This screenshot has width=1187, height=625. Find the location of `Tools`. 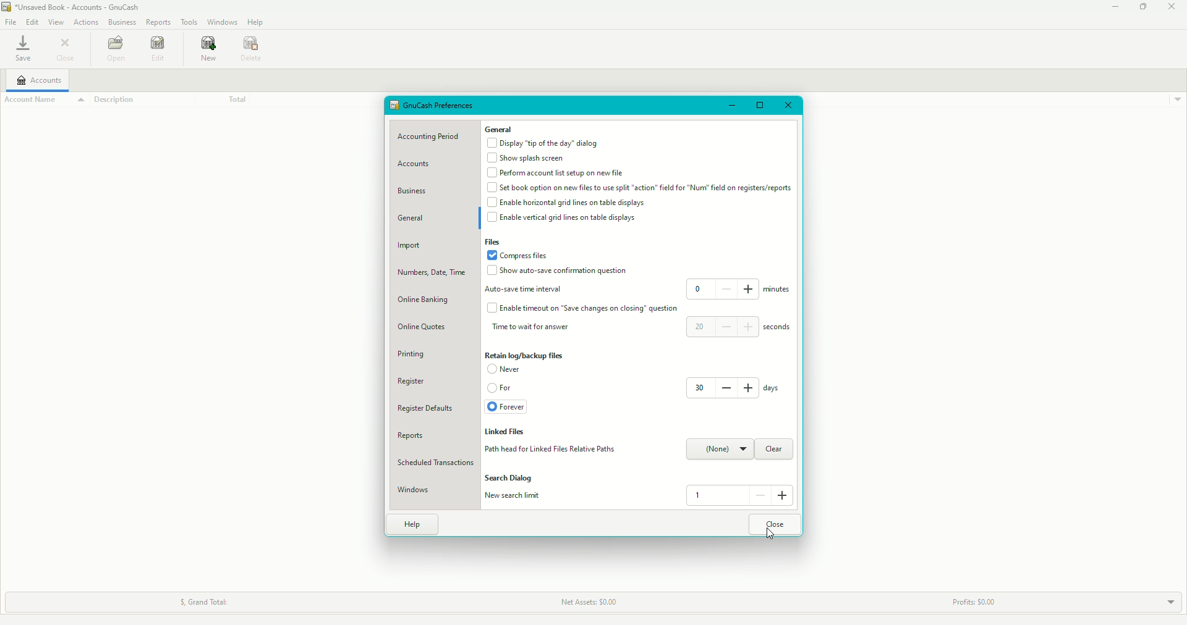

Tools is located at coordinates (190, 21).